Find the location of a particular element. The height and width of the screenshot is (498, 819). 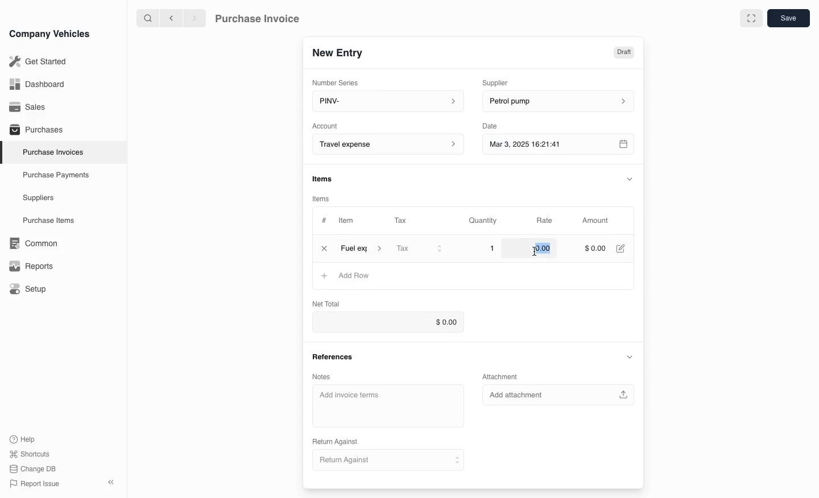

Purchase Invoices is located at coordinates (51, 152).